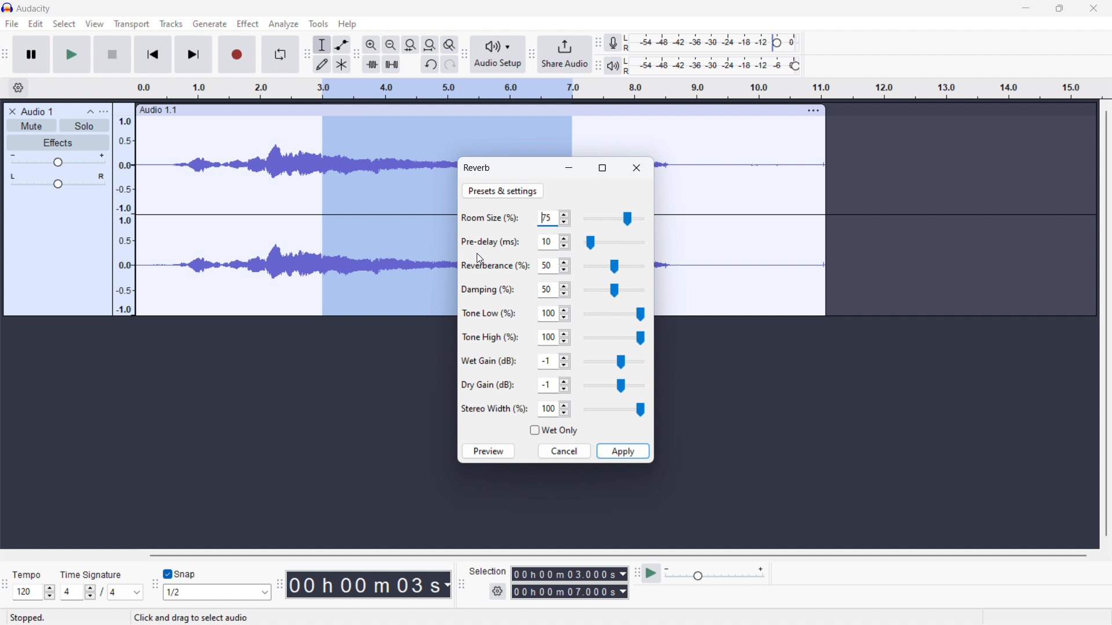  Describe the element at coordinates (713, 43) in the screenshot. I see `recording level` at that location.